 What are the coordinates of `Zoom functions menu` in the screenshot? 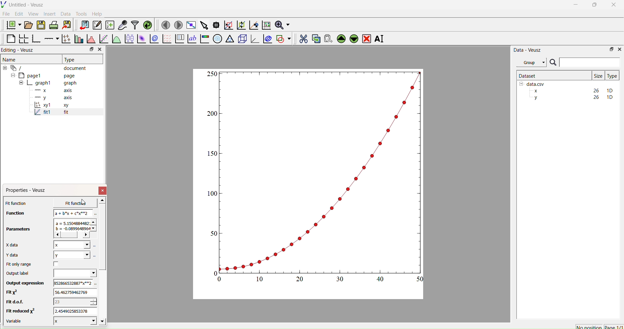 It's located at (282, 24).